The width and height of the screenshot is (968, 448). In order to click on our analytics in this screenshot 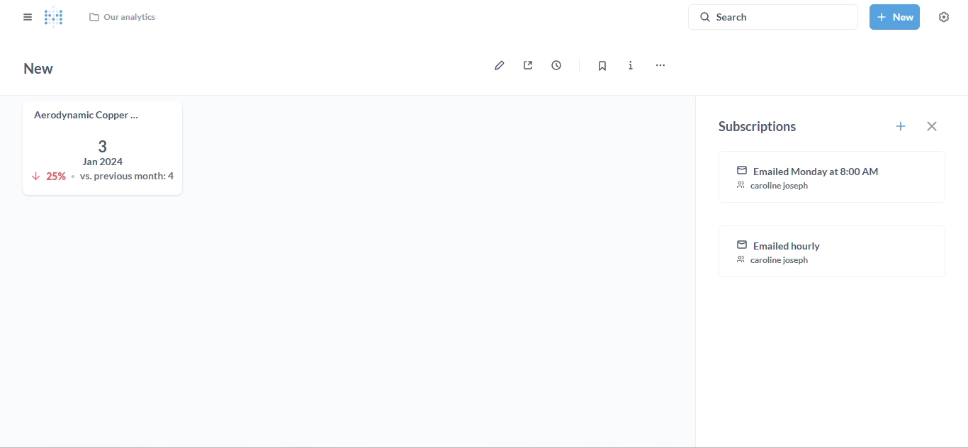, I will do `click(122, 17)`.